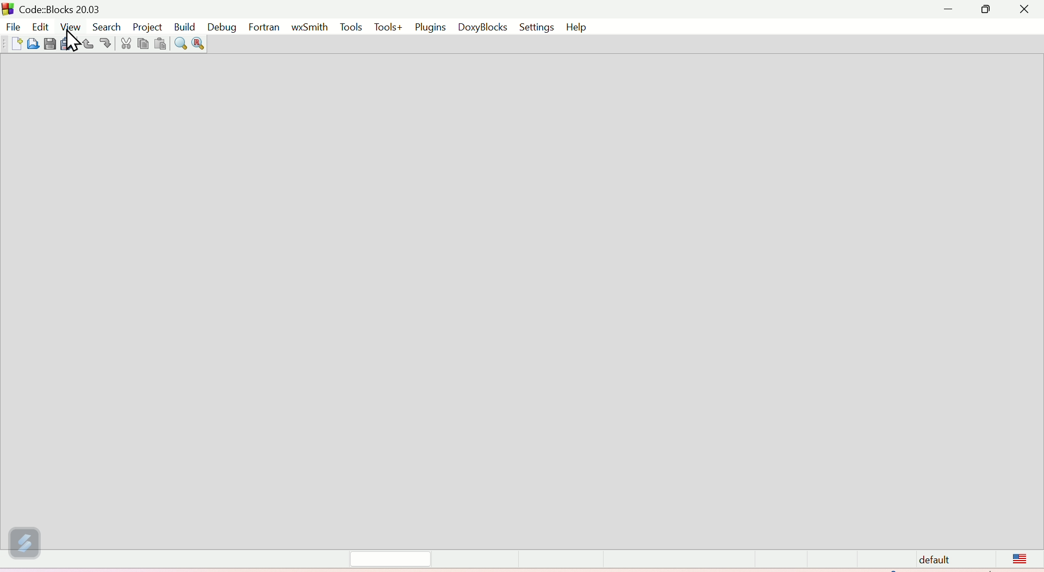  Describe the element at coordinates (388, 27) in the screenshot. I see `Tools+` at that location.